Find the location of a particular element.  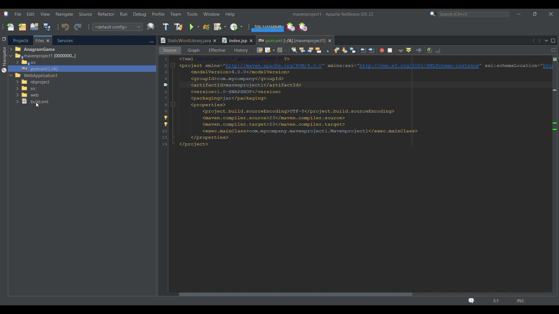

Undo is located at coordinates (65, 27).